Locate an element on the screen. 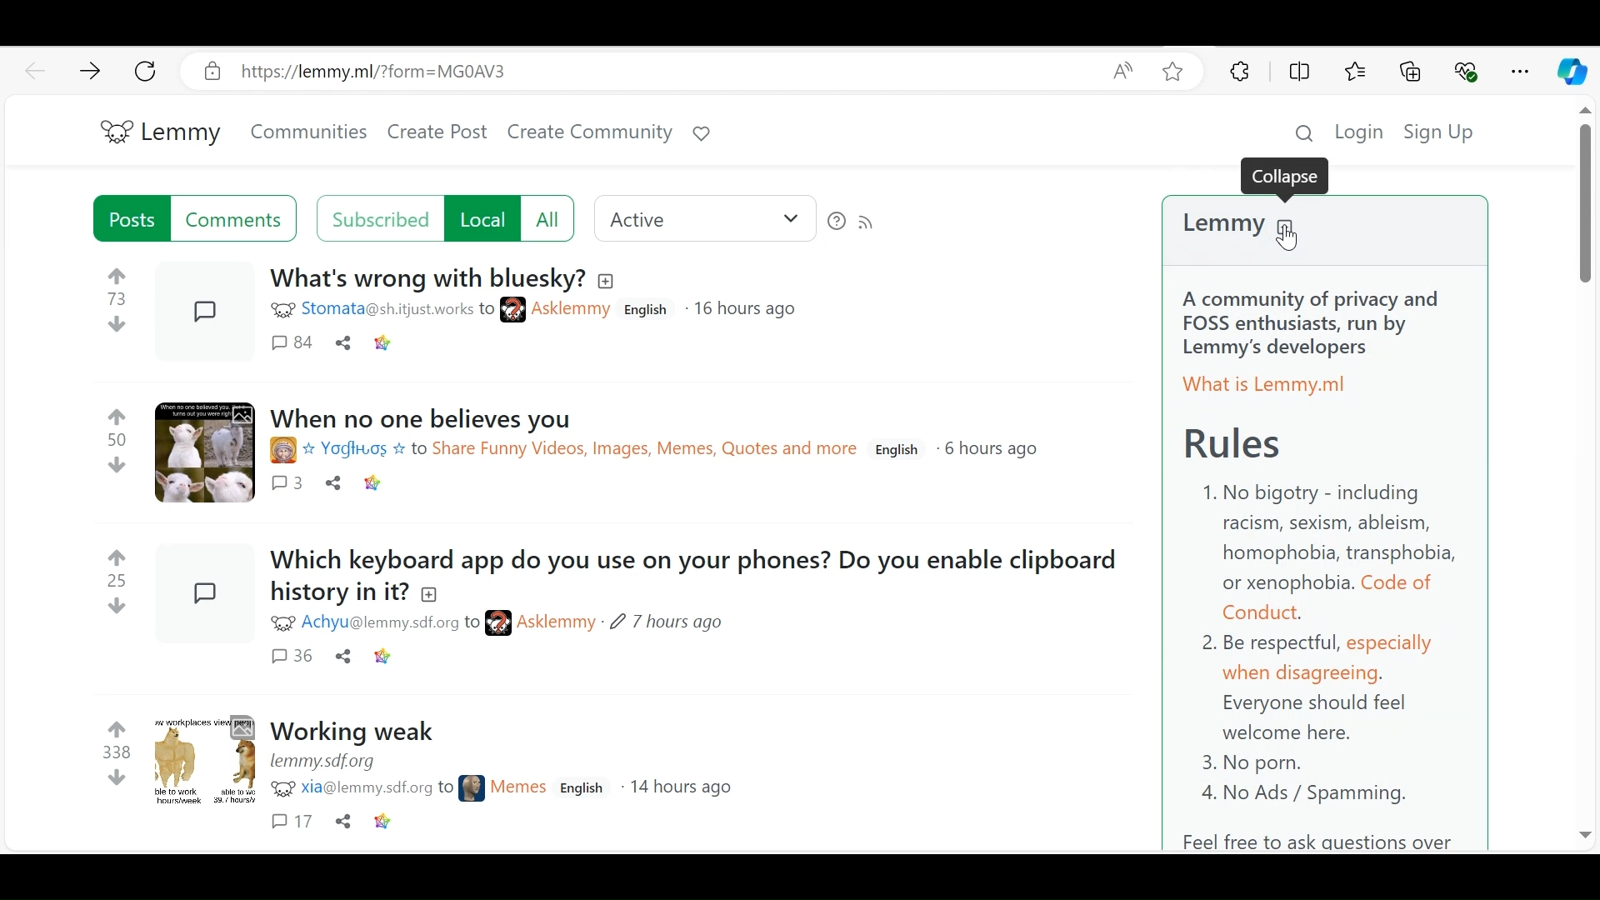  local is located at coordinates (481, 218).